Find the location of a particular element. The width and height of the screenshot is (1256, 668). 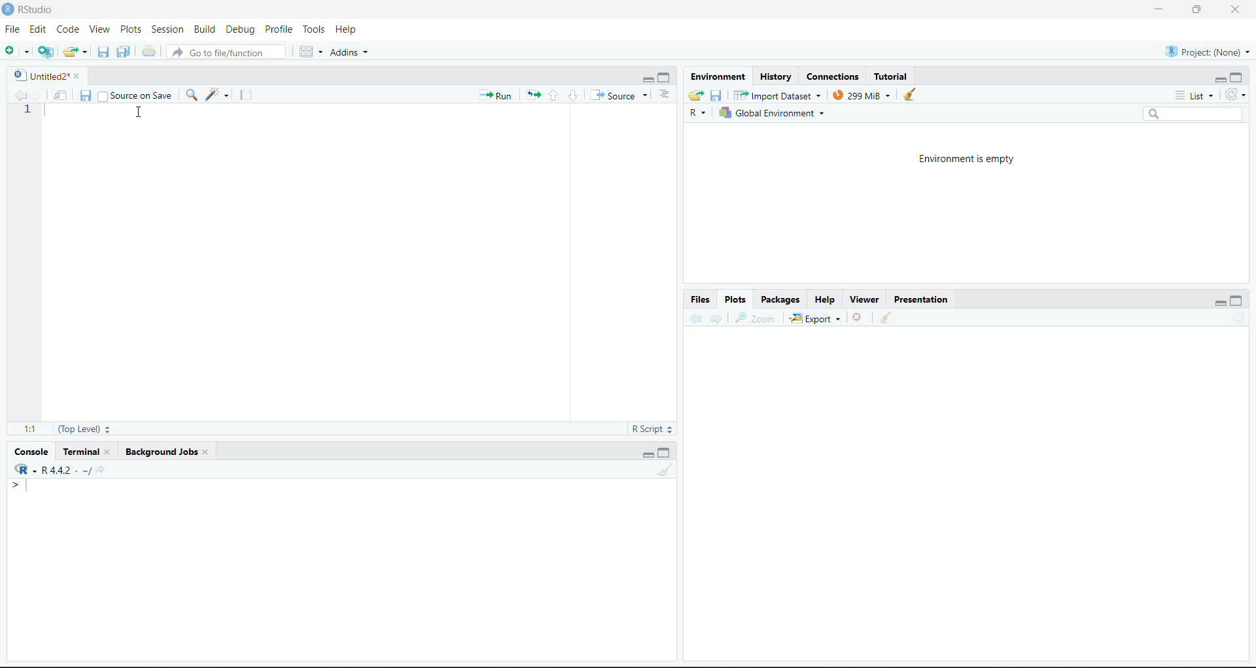

Plots is located at coordinates (737, 299).